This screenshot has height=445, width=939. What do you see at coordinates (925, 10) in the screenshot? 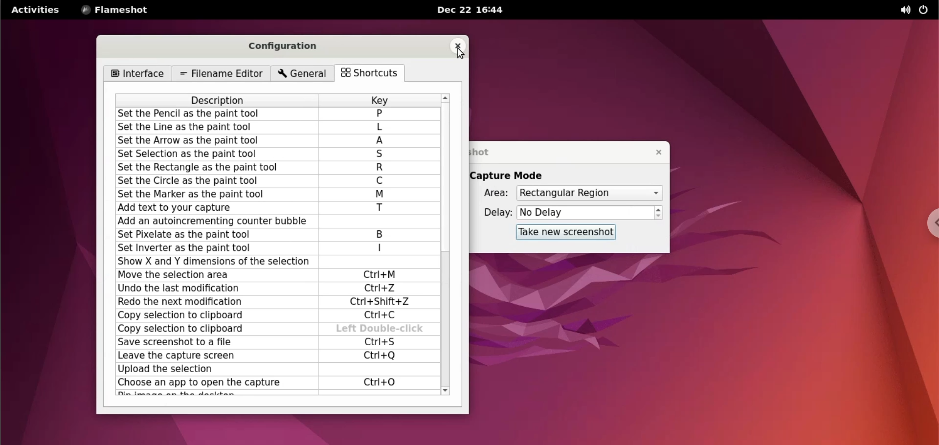
I see `power options ` at bounding box center [925, 10].